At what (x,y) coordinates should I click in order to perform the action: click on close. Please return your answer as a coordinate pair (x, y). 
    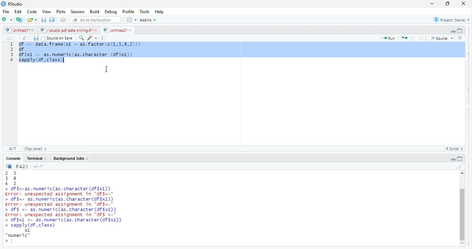
    Looking at the image, I should click on (132, 30).